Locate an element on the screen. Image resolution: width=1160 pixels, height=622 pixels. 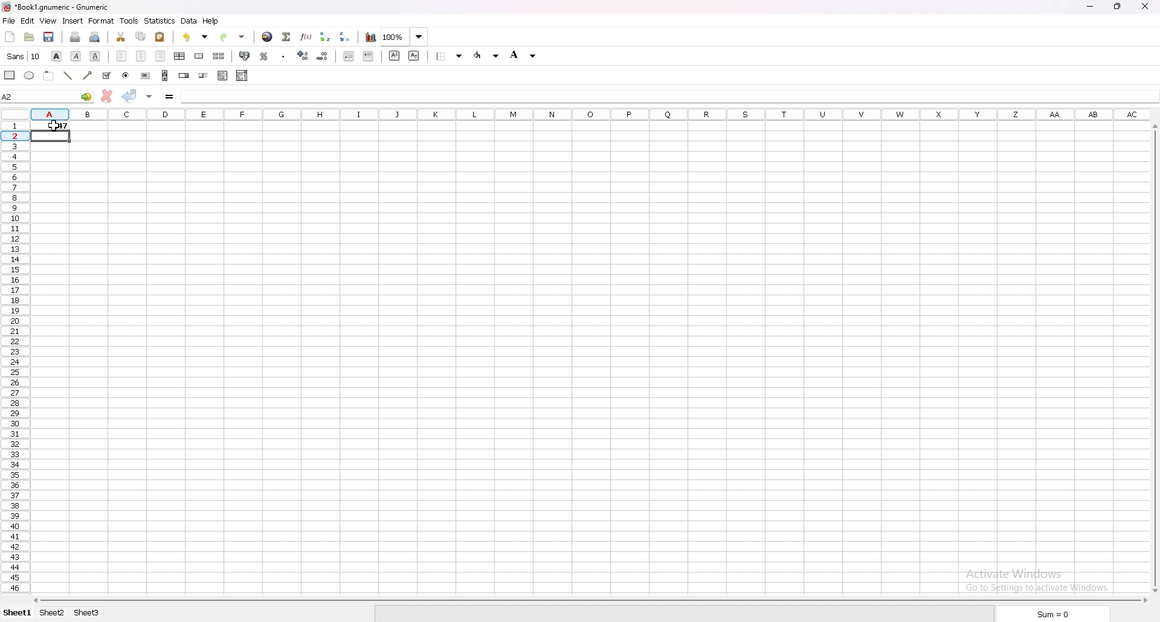
cancel changes is located at coordinates (109, 96).